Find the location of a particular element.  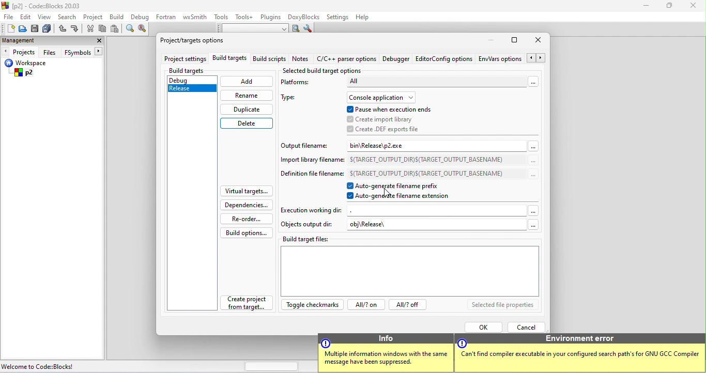

obj\Release\ is located at coordinates (443, 226).